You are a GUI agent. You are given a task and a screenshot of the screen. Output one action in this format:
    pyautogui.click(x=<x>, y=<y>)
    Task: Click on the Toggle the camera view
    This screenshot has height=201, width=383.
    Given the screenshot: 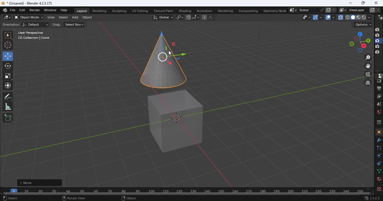 What is the action you would take?
    pyautogui.click(x=368, y=74)
    